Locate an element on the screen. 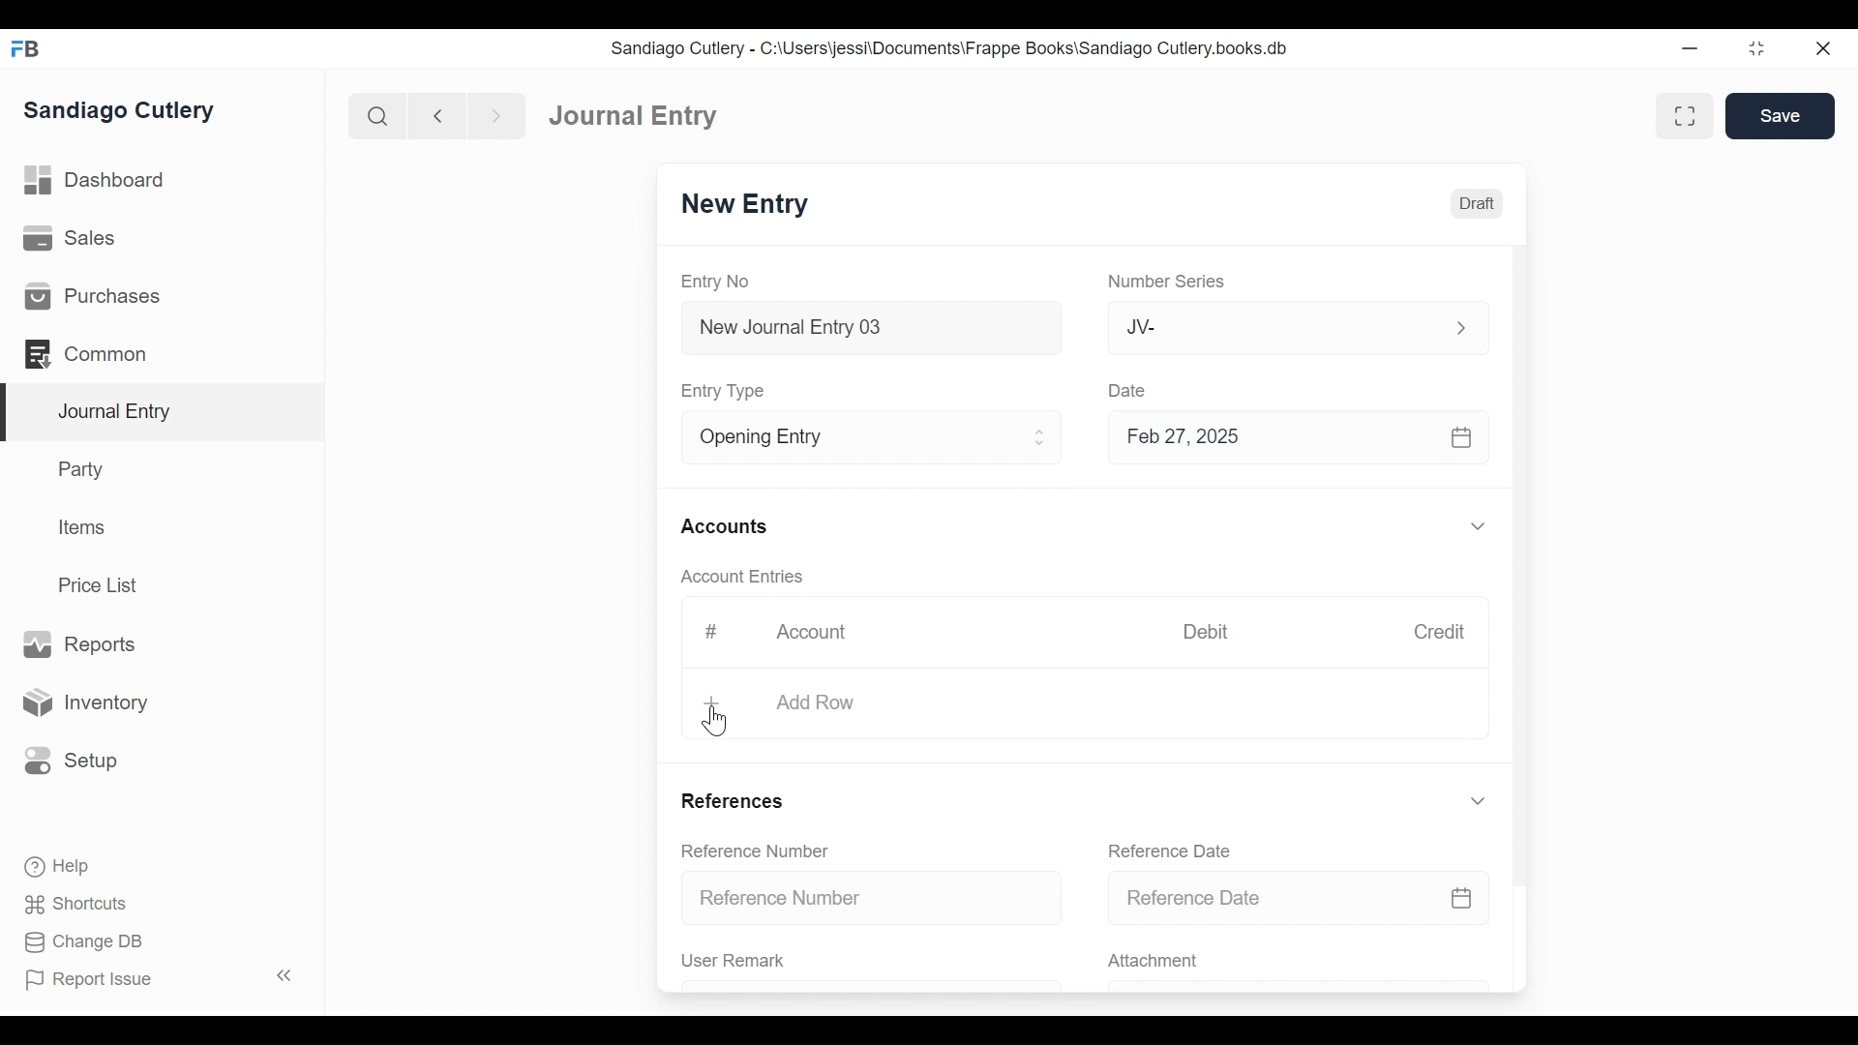 This screenshot has height=1045, width=1858. Reference Date is located at coordinates (1313, 897).